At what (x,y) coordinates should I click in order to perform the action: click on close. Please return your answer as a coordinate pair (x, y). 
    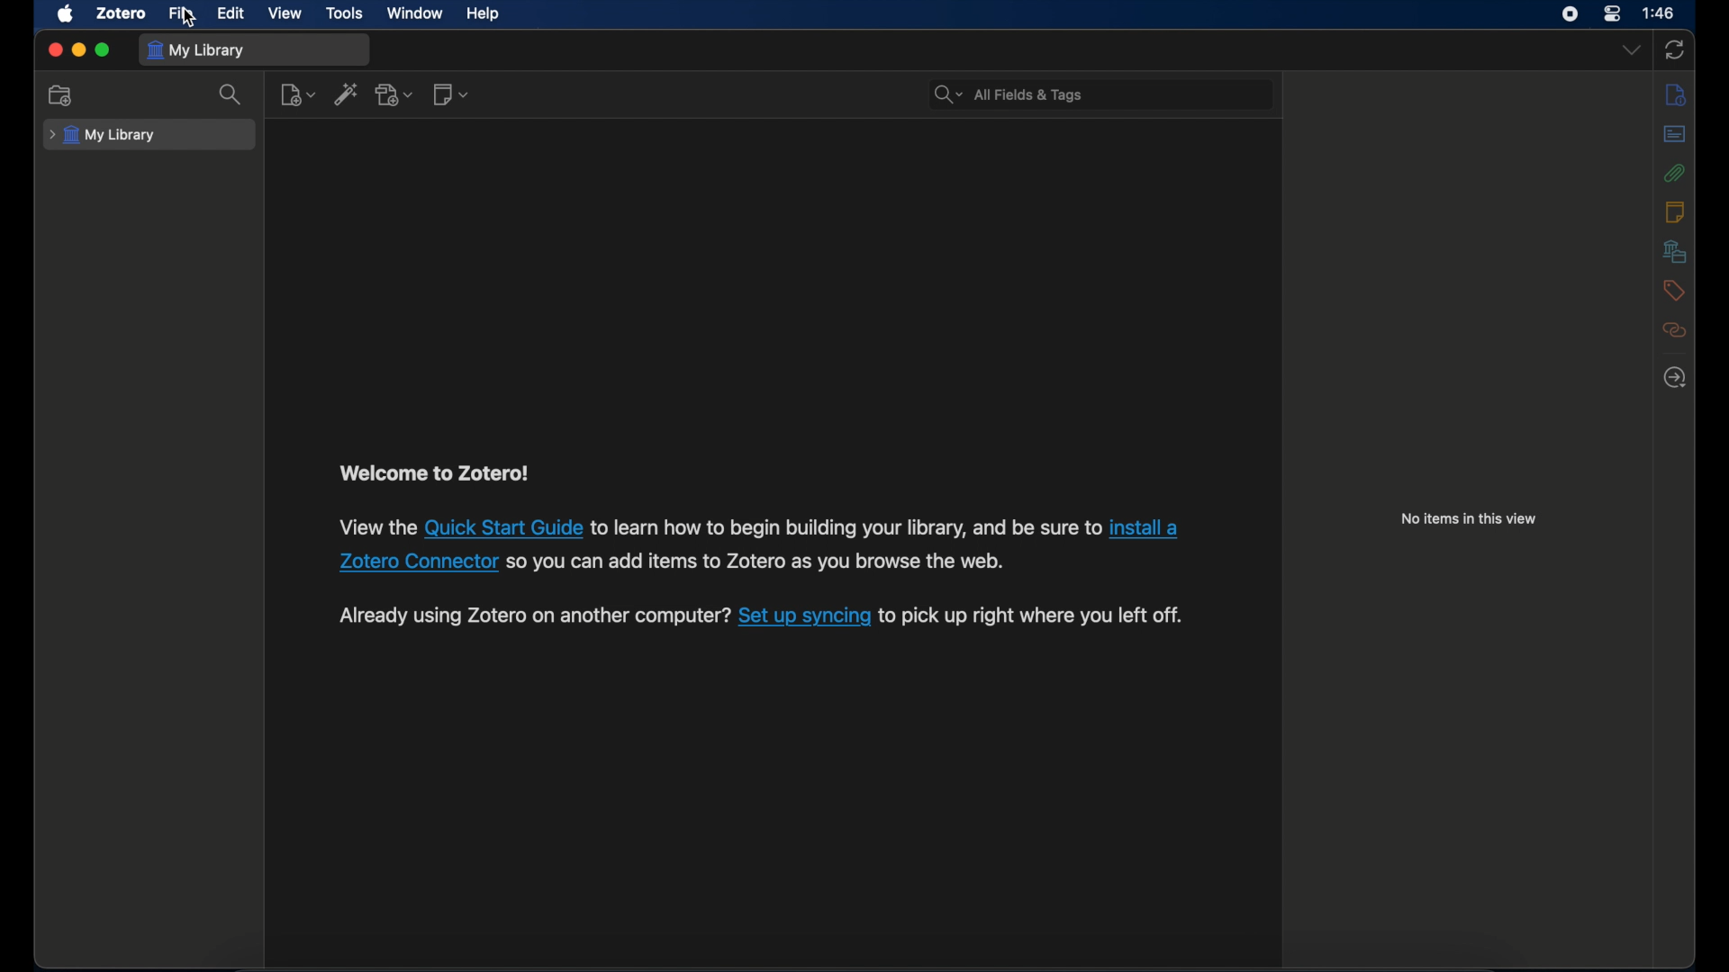
    Looking at the image, I should click on (54, 50).